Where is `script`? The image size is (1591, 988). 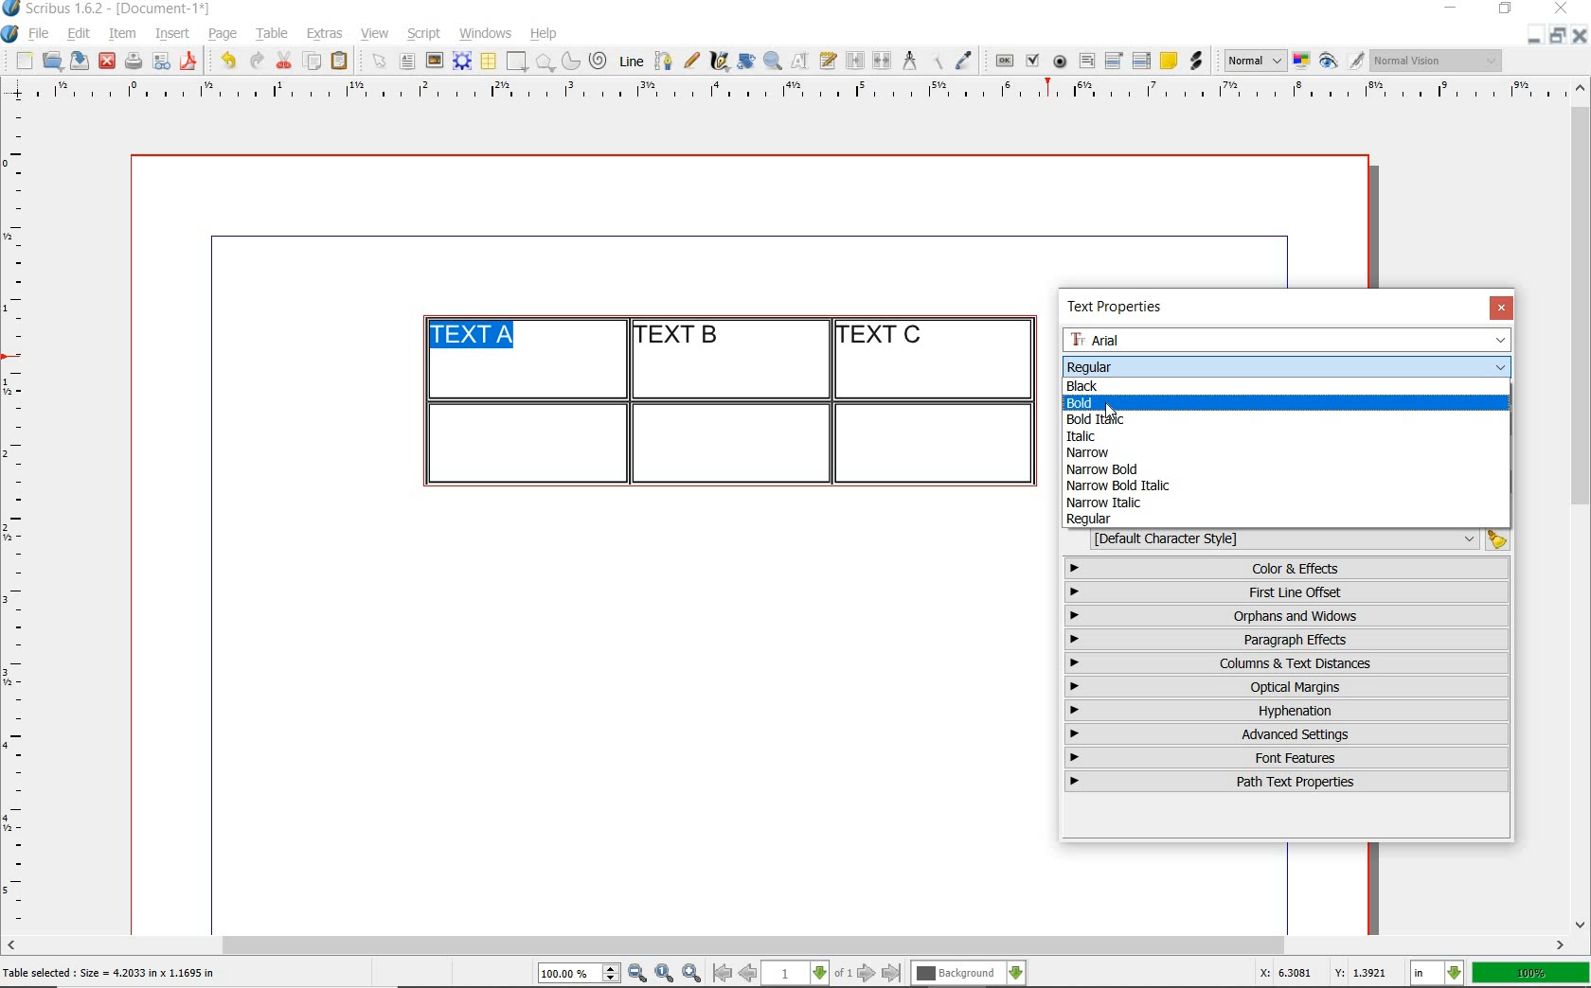 script is located at coordinates (423, 33).